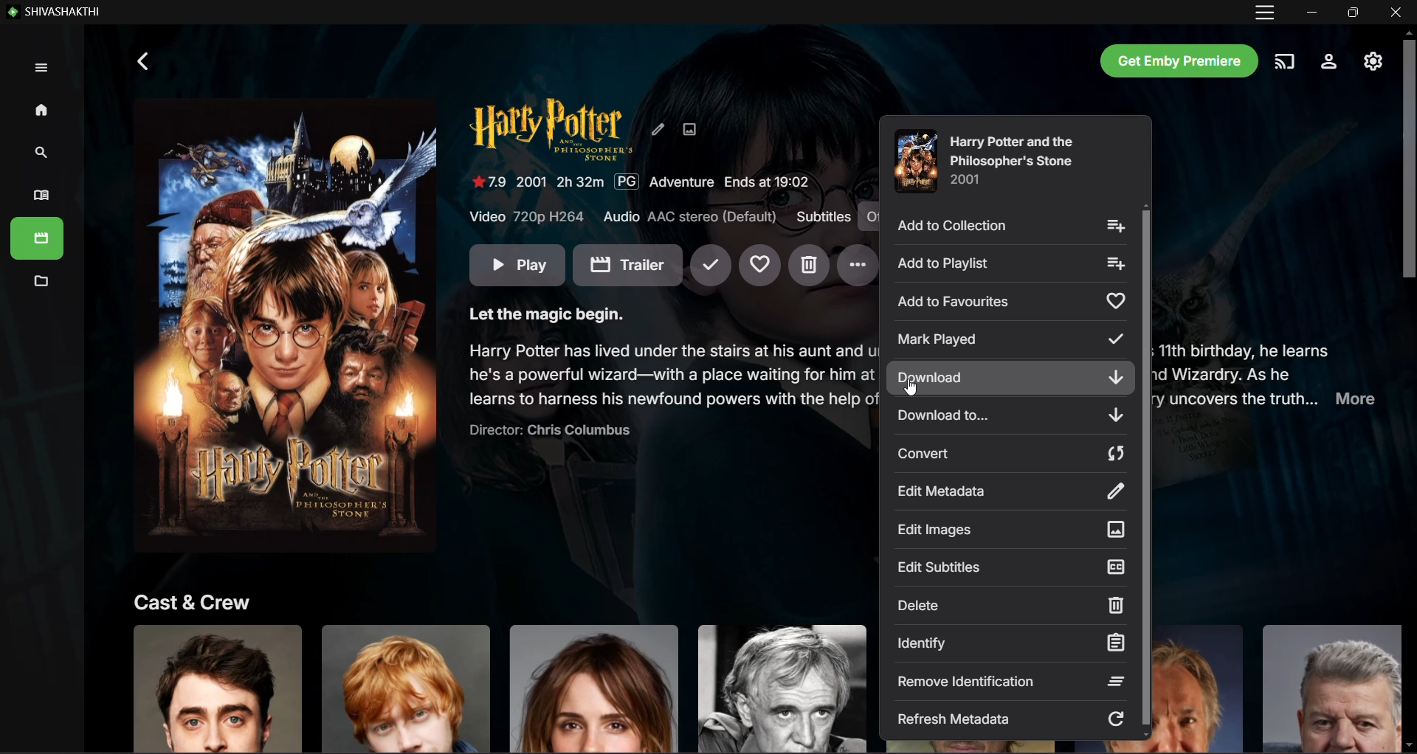 The image size is (1417, 754). What do you see at coordinates (38, 238) in the screenshot?
I see `Books` at bounding box center [38, 238].